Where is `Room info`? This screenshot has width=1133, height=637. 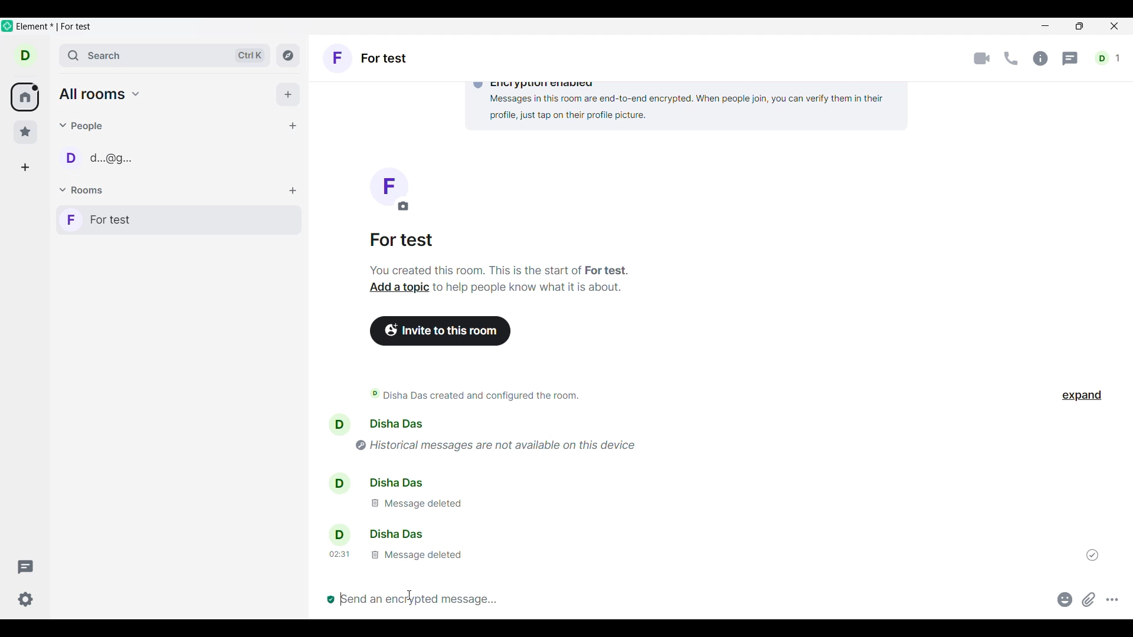
Room info is located at coordinates (1040, 58).